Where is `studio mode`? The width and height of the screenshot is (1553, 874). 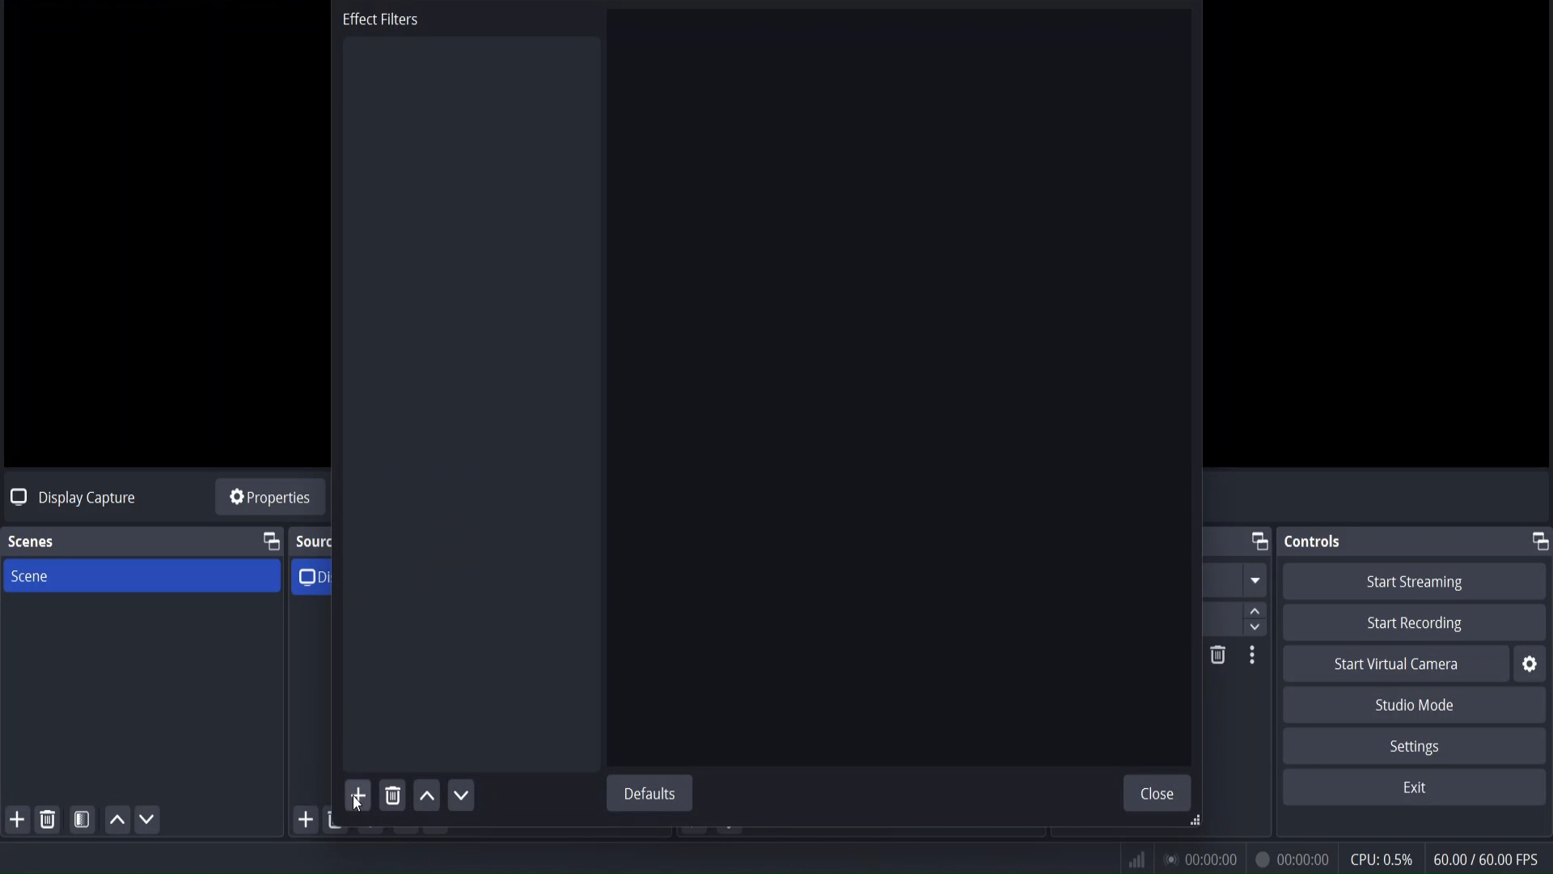 studio mode is located at coordinates (1418, 705).